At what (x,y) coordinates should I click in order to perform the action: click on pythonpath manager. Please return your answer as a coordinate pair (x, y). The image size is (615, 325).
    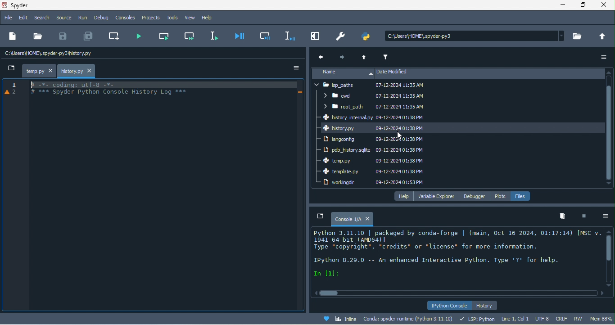
    Looking at the image, I should click on (368, 36).